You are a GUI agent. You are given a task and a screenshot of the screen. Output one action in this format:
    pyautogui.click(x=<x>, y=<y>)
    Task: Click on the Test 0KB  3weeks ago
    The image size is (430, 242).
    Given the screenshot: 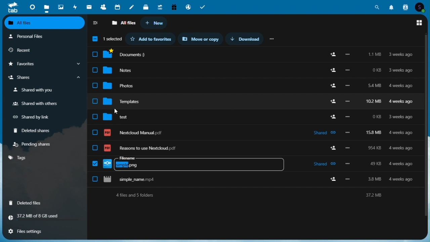 What is the action you would take?
    pyautogui.click(x=255, y=114)
    